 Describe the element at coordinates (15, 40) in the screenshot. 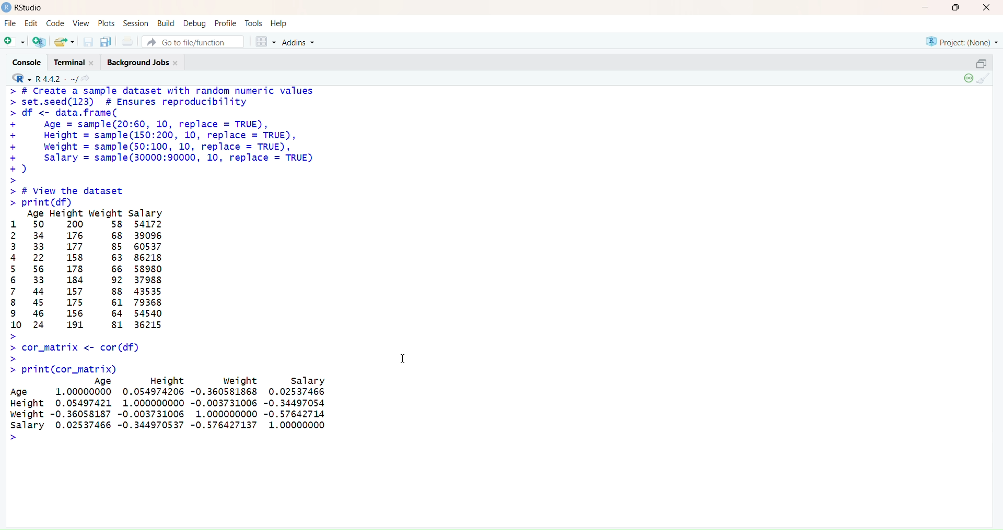

I see `New file` at that location.